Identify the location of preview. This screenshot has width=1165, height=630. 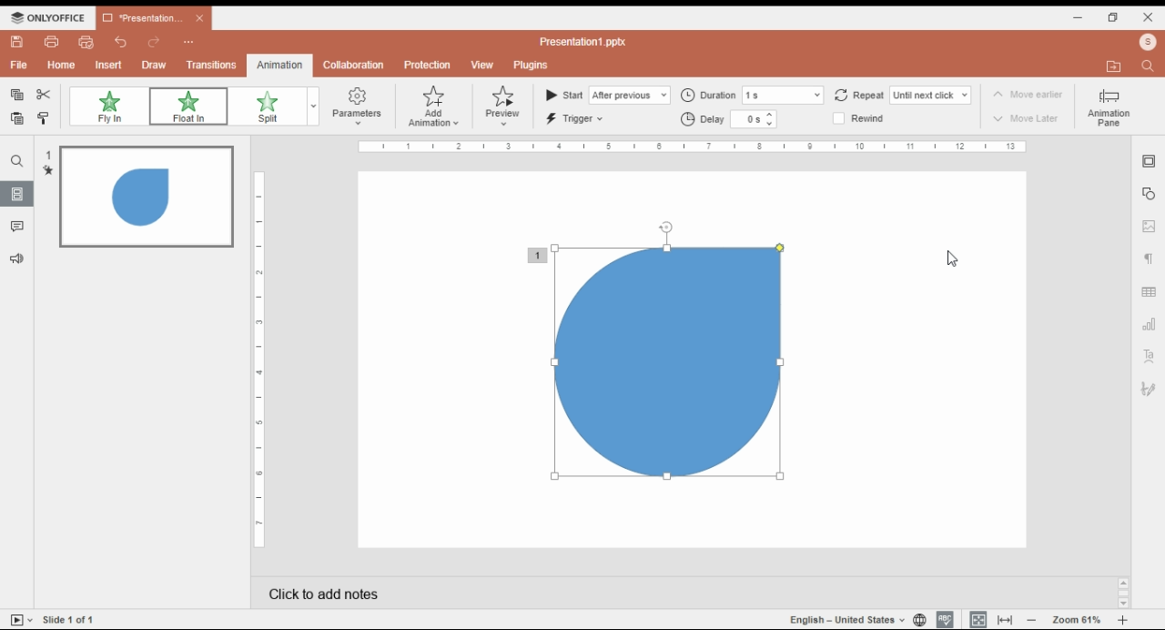
(503, 107).